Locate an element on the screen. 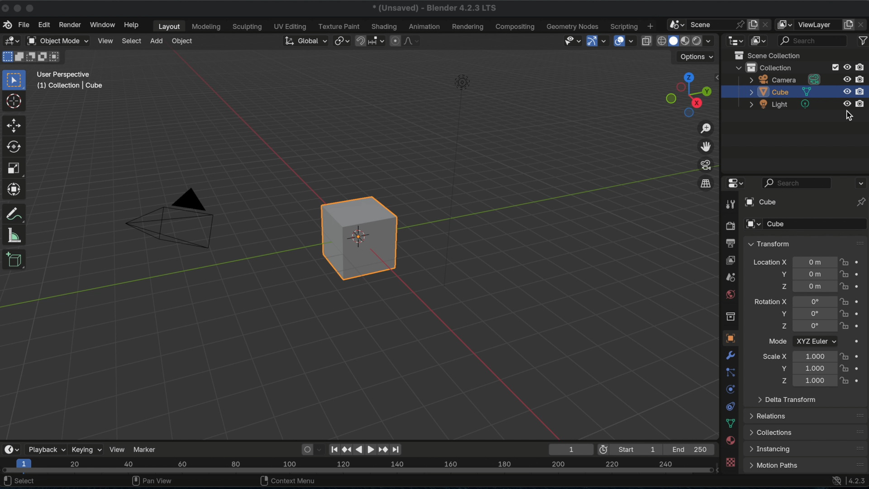 The height and width of the screenshot is (489, 869). help is located at coordinates (132, 25).